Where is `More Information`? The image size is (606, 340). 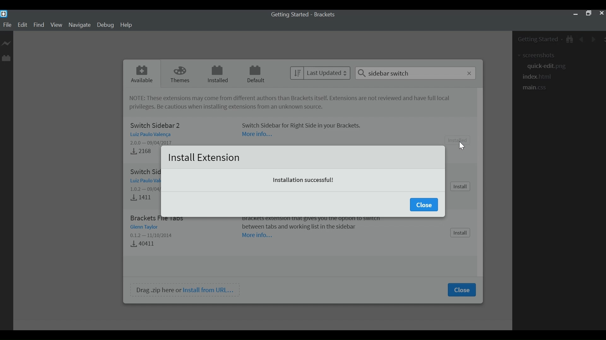
More Information is located at coordinates (257, 134).